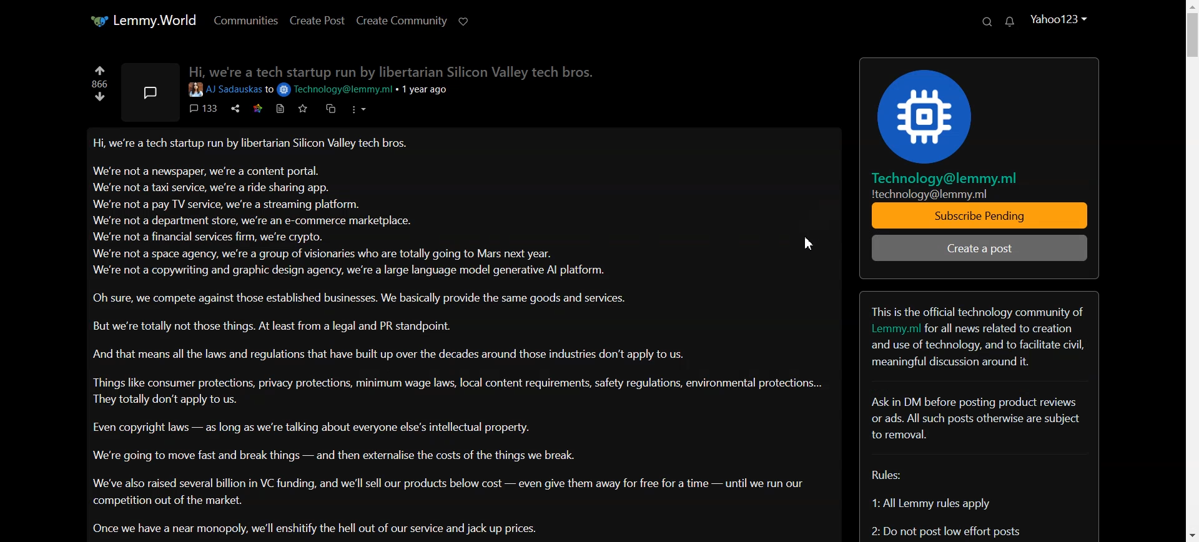 Image resolution: width=1199 pixels, height=542 pixels. What do you see at coordinates (460, 337) in the screenshot?
I see `Hi, we're a tech startup run by libertarian Silicon Valley tech bros. We're not a newspaper, we're a content portal. We're not a taxi service, we're a ride sharing app. We're not a pay TV service, we're a streaming platform. We're not a department store, we're an e-commerce marketplace. We're not a financial services firm, we're crypto. We're not a space agency, we're a group of visionaries who are totally going to Mars next year. We're not a copywriting and graphic design agency, we're a large language model generative Al platform. Oh sure, we compete against those established businesses. We basically provide the same goods and services. But we're totally not those things. At least from a legal and PR standpoint. And that means all the laws and regulations that have built up over the decades around those industries don't apply to us. Things like consumer protections, privacy protections, minimum wage laws, local content requirements, safety regulations, environmental protections... They totally don't apply to us. Even copyright laws — as long as we're talking about everyone else's intellectual property. We're going to move fast and break things — and then externalise the costs of the things we break. We've also raised several billion in VC funding, and we'll sell our products below cost — even give them away for free for a time — until we run our competition out of the market. Once we have a near monopoly, we'll enshitify the hell out of our service and jack up our prices.` at bounding box center [460, 337].